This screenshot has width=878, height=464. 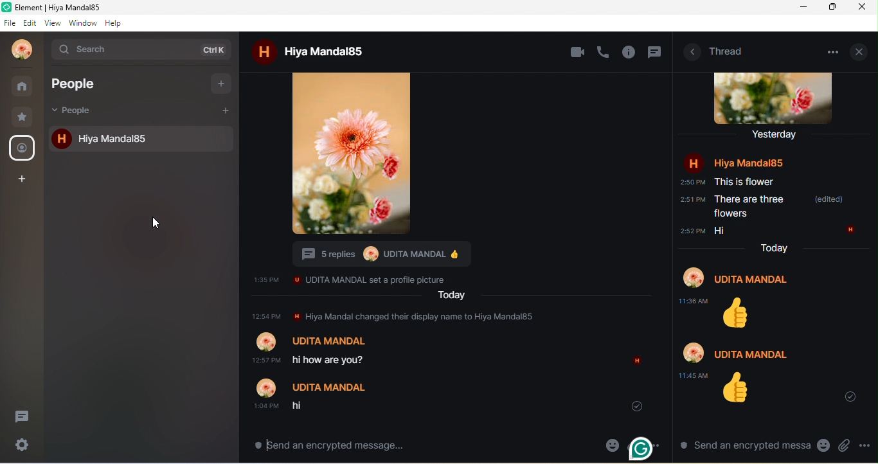 What do you see at coordinates (373, 279) in the screenshot?
I see `UDITA MANDAL set a profile picture` at bounding box center [373, 279].